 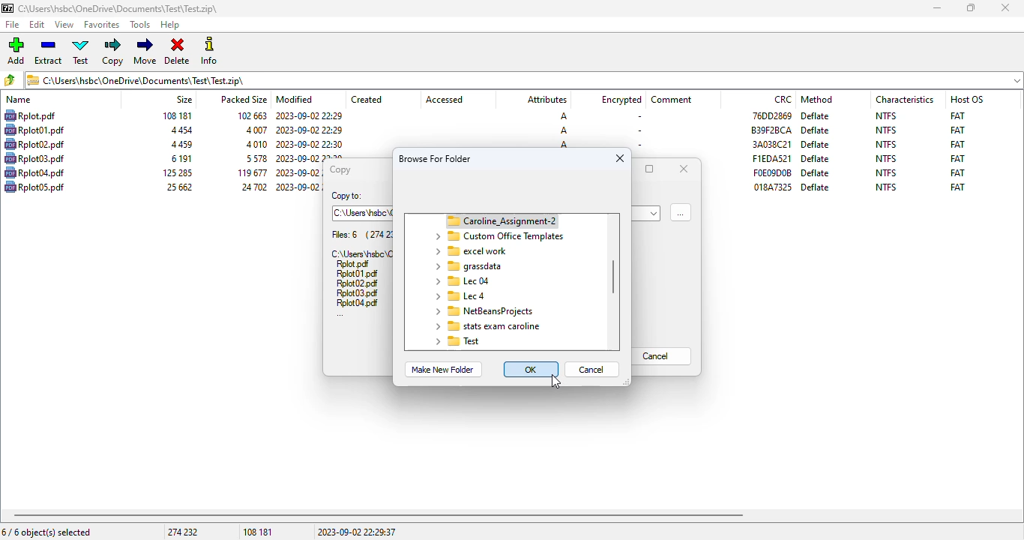 What do you see at coordinates (180, 158) in the screenshot?
I see `size` at bounding box center [180, 158].